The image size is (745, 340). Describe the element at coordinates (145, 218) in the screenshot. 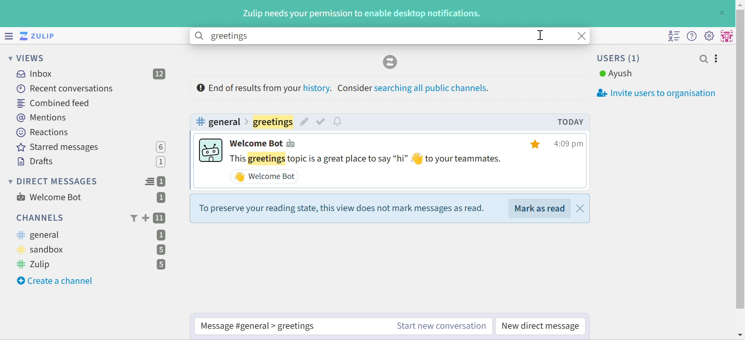

I see `Add channels` at that location.